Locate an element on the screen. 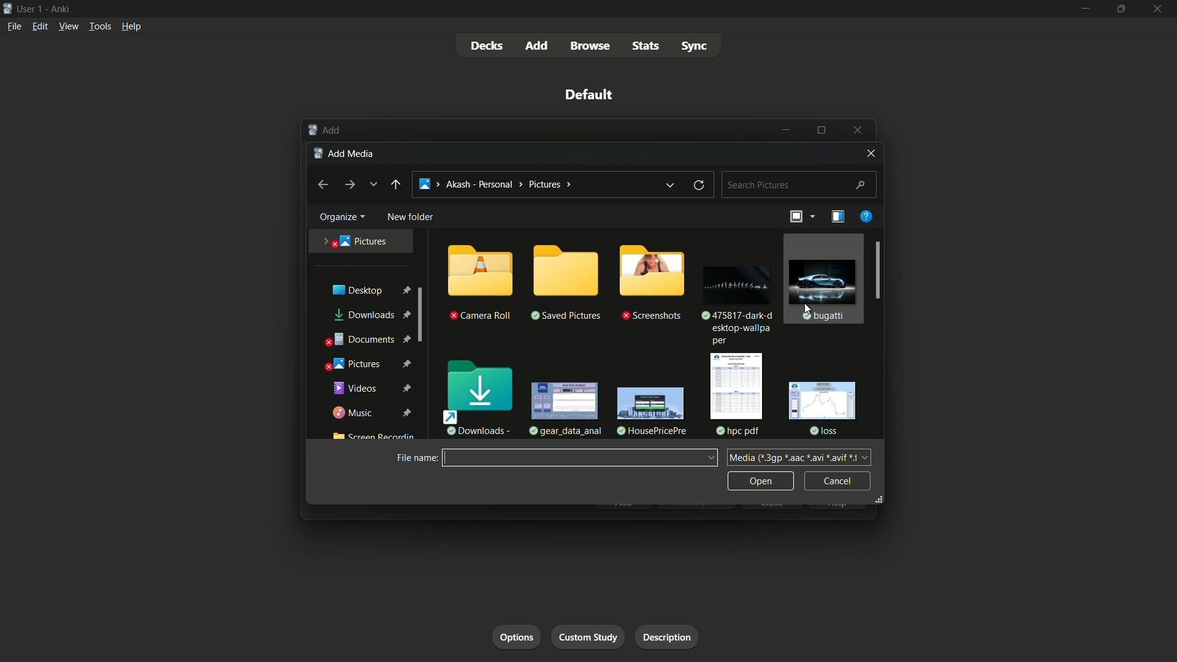 Image resolution: width=1177 pixels, height=662 pixels. folder-3 is located at coordinates (650, 284).